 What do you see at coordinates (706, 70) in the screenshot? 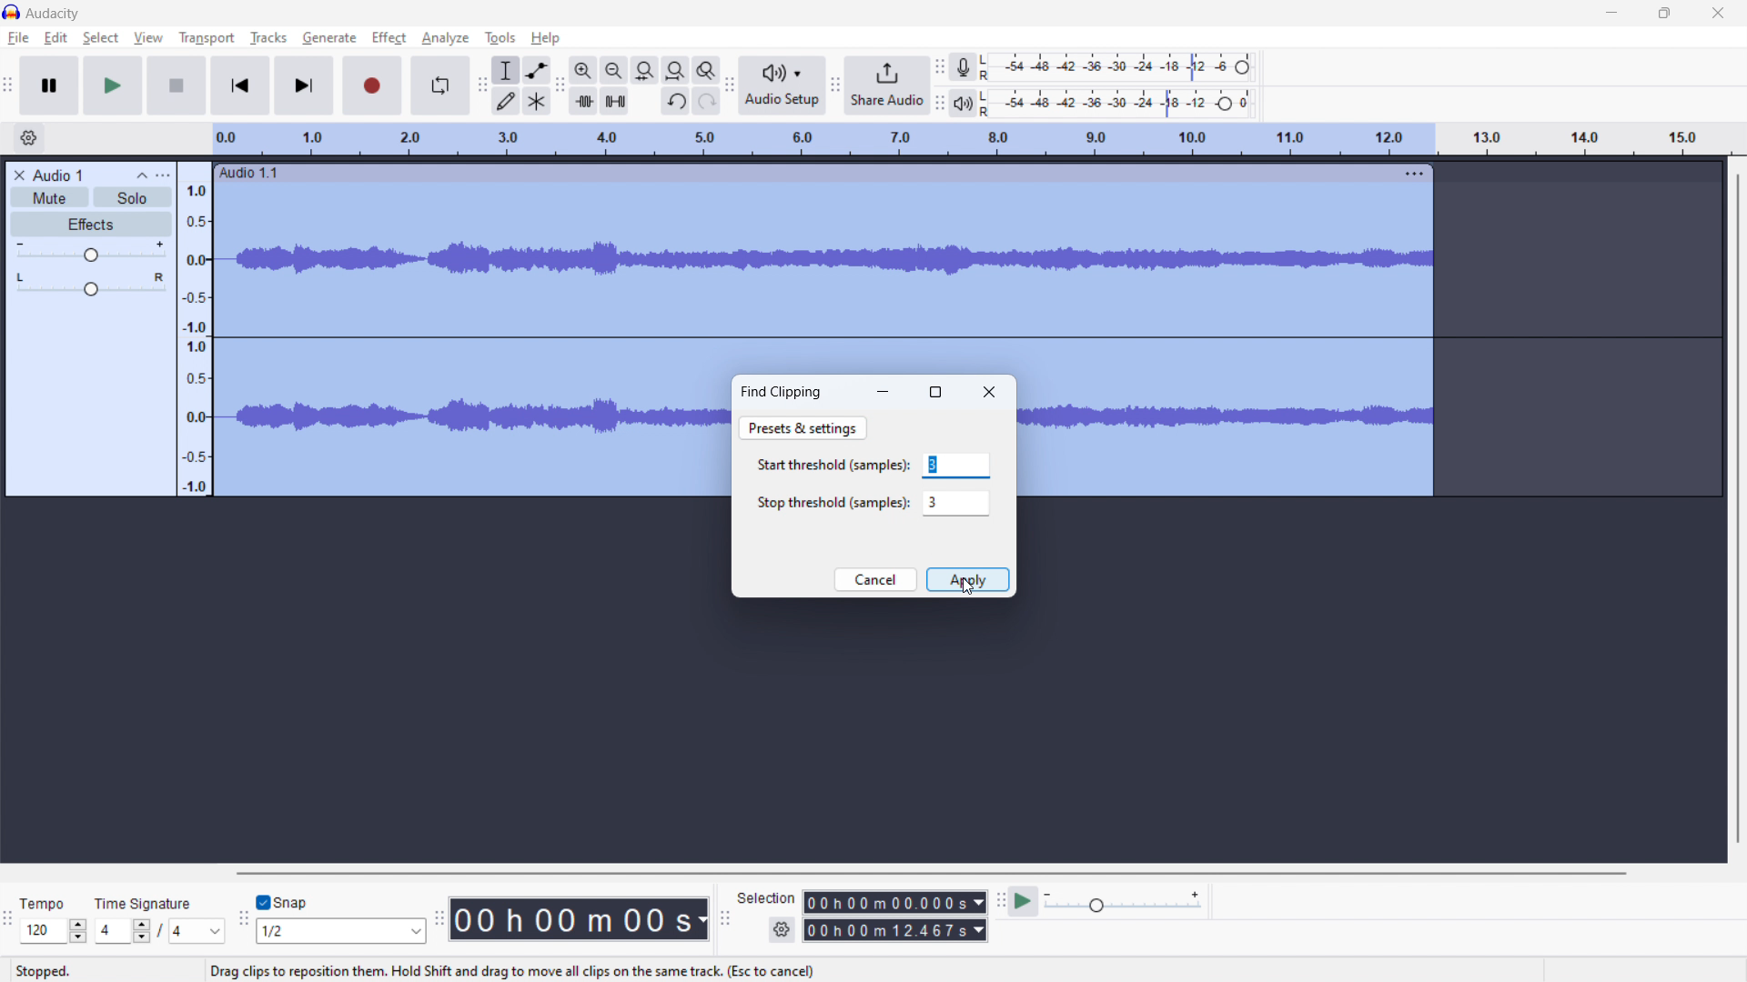
I see `toggle zoom` at bounding box center [706, 70].